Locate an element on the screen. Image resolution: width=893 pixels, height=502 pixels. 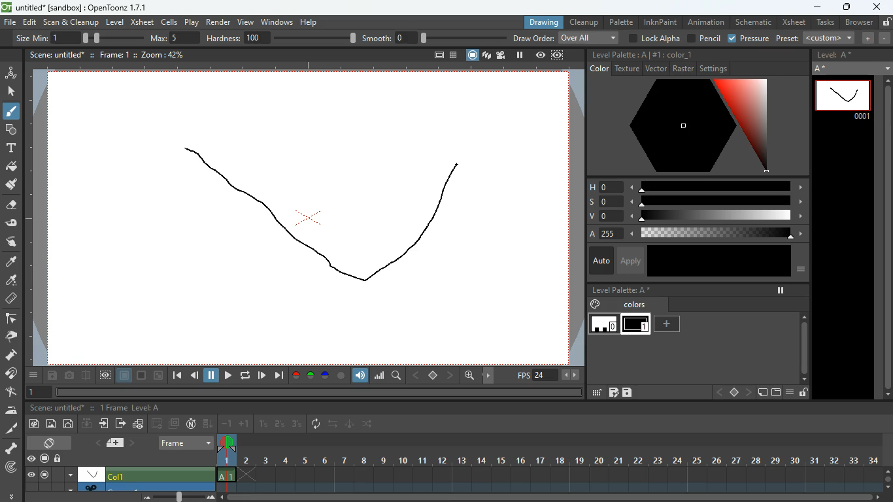
frame is located at coordinates (187, 443).